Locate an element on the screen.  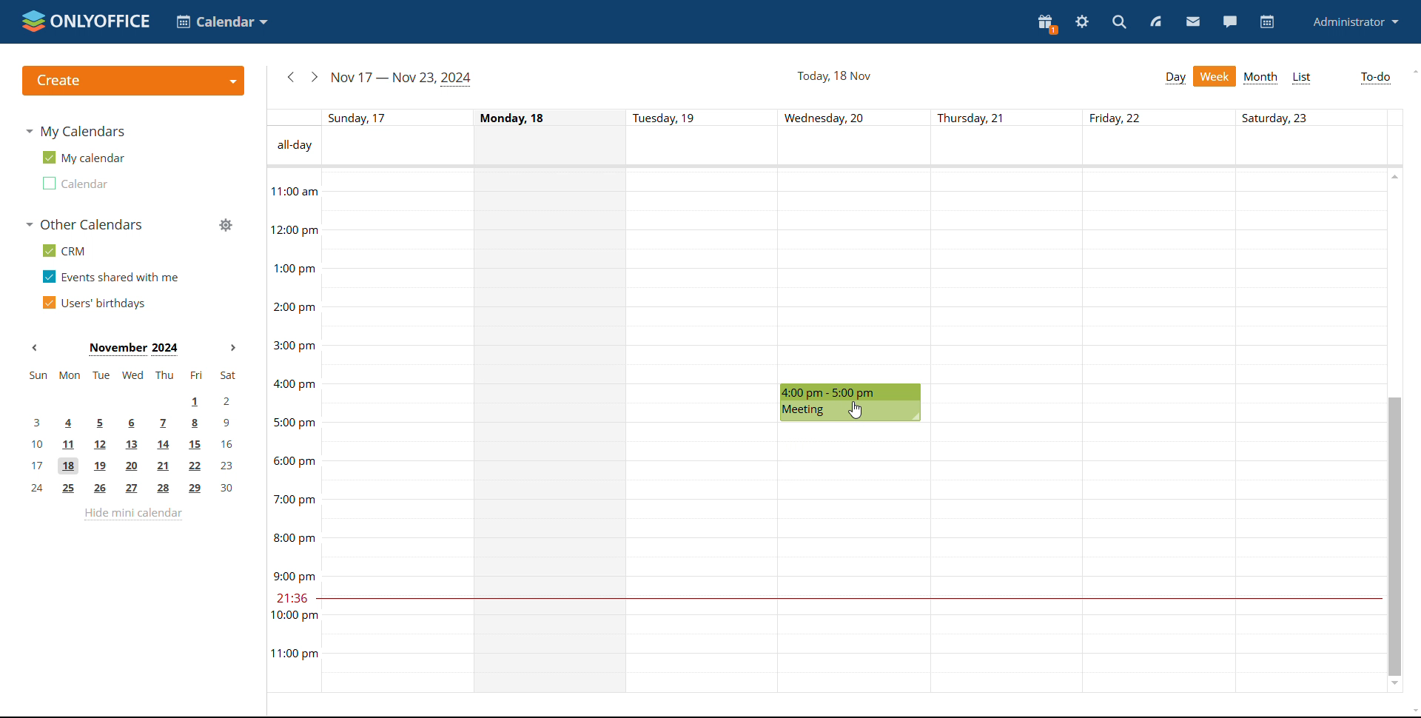
manage is located at coordinates (224, 224).